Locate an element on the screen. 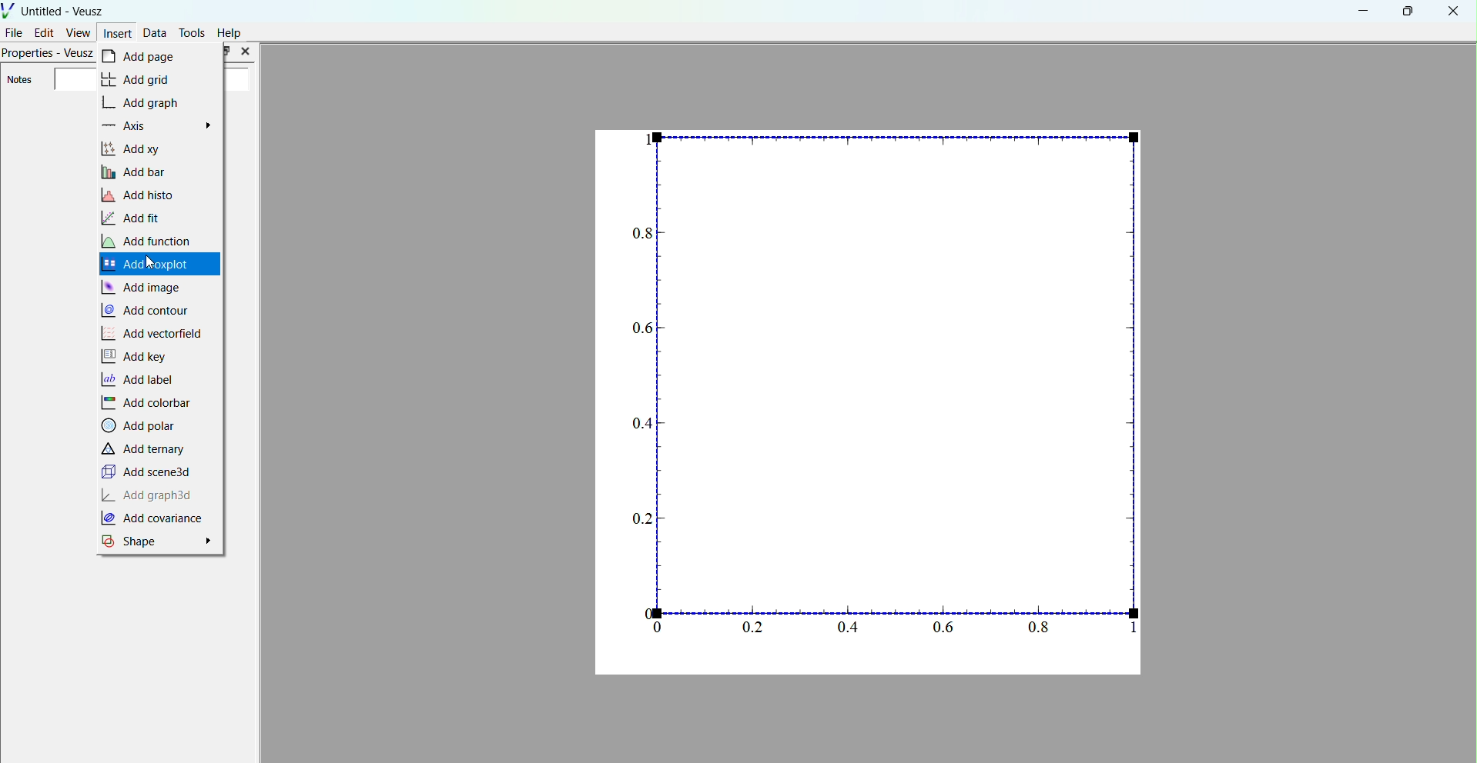  Shape is located at coordinates (159, 541).